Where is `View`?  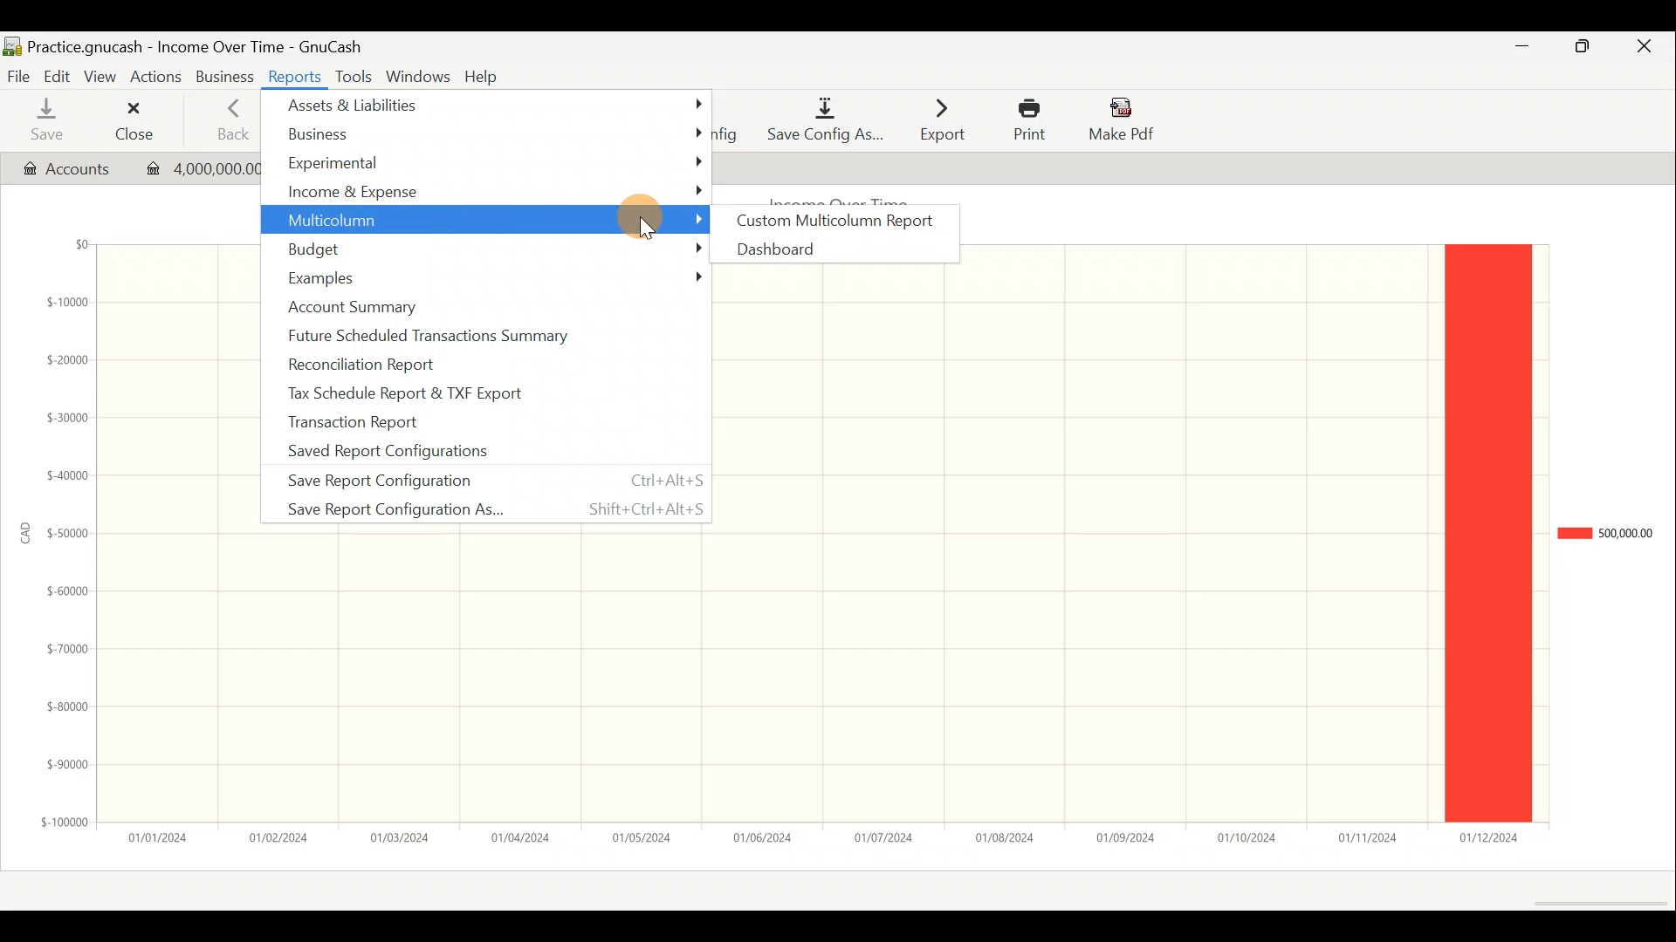
View is located at coordinates (102, 77).